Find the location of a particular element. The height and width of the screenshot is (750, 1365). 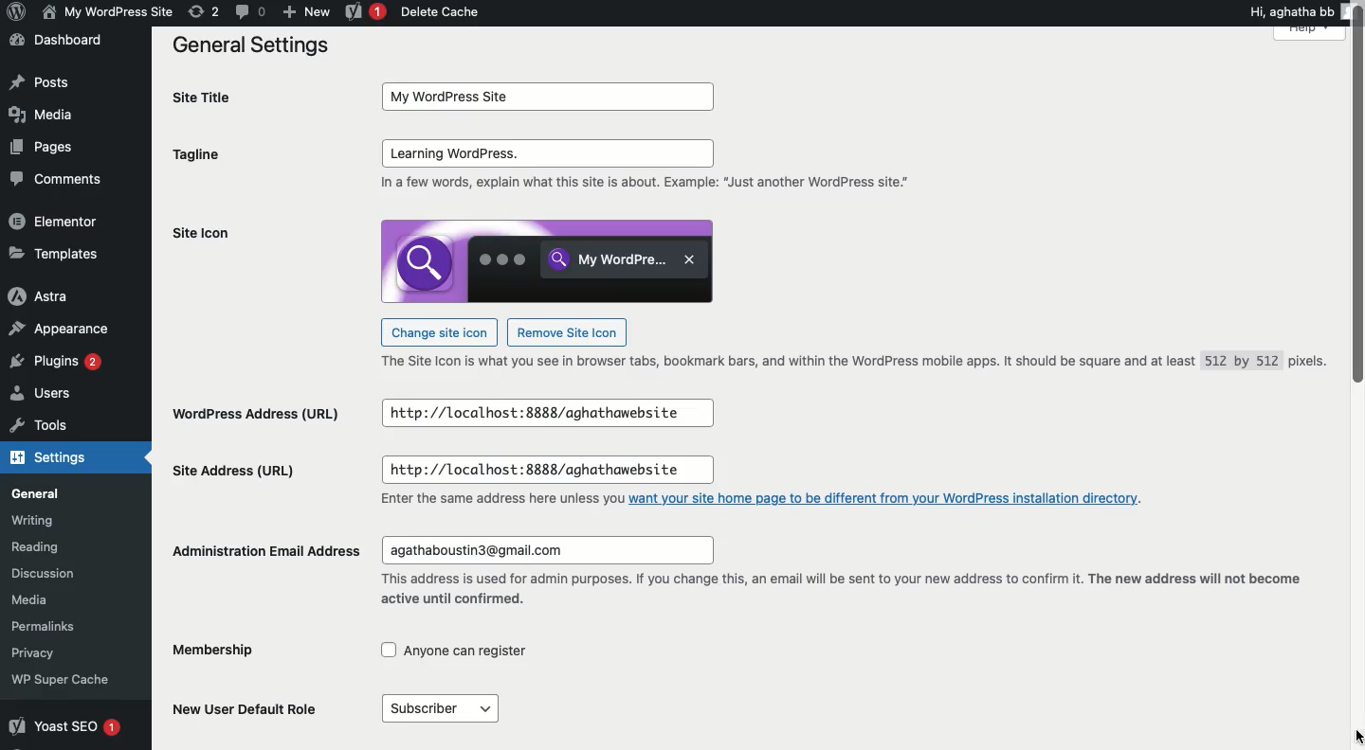

Pages is located at coordinates (45, 148).